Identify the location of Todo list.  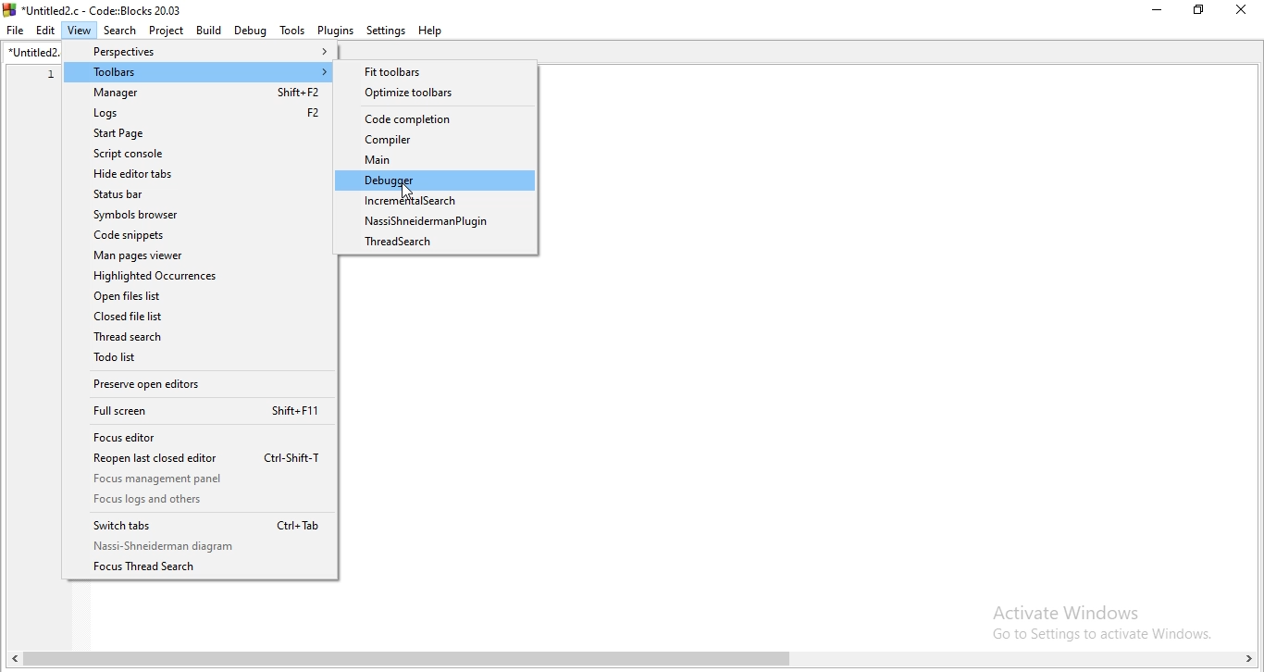
(195, 360).